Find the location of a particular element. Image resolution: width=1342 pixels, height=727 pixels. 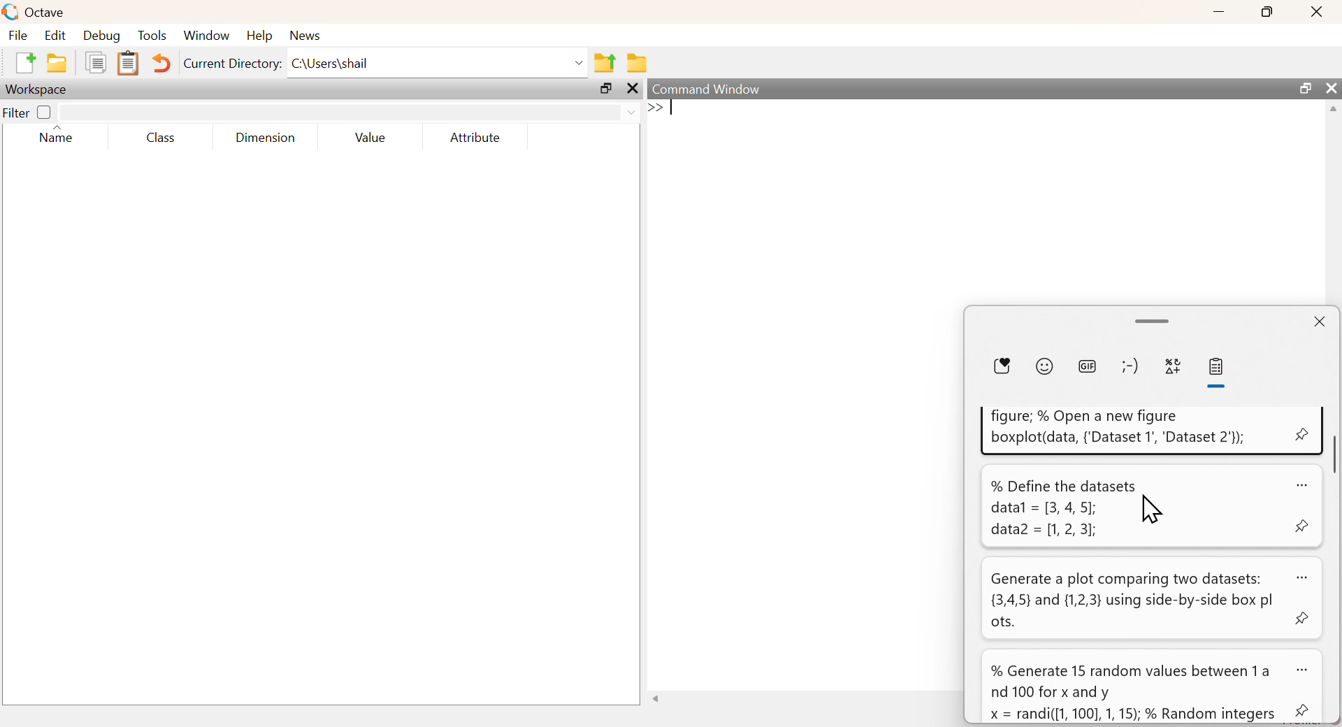

Current Directory: is located at coordinates (233, 64).